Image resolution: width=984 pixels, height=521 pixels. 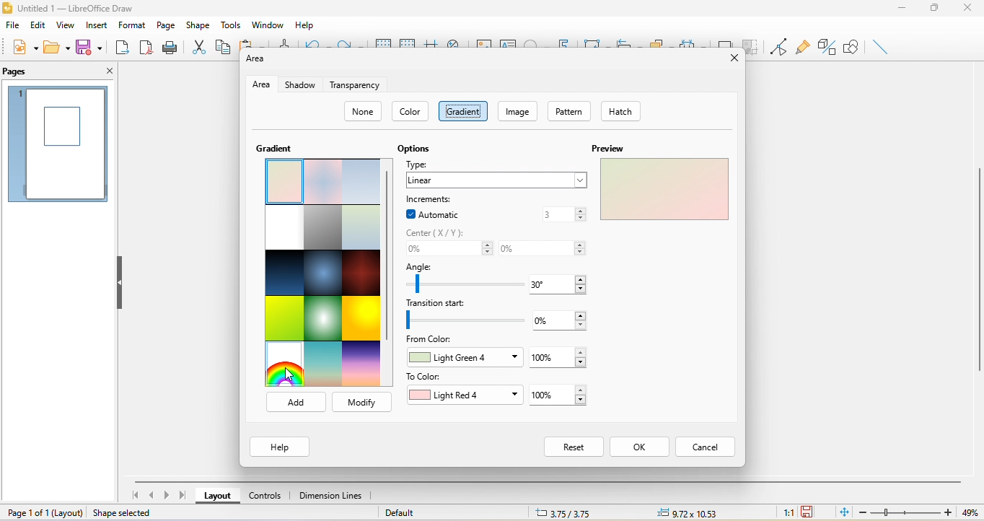 I want to click on light red 4, so click(x=462, y=393).